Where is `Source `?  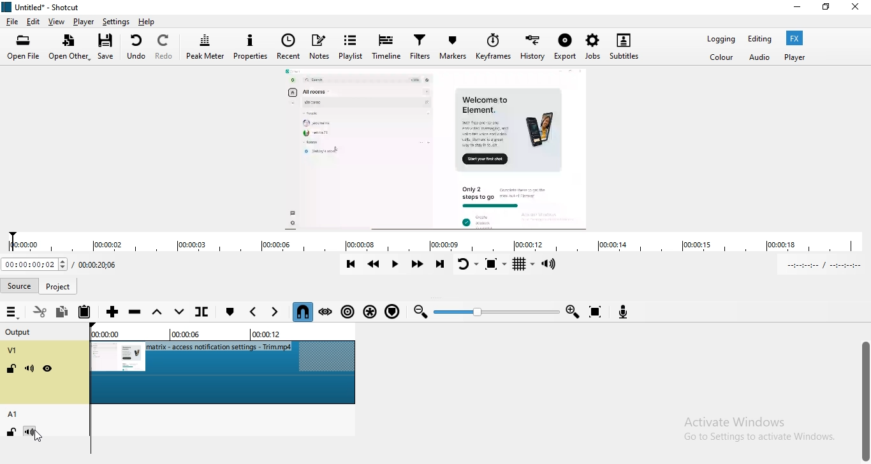
Source  is located at coordinates (20, 285).